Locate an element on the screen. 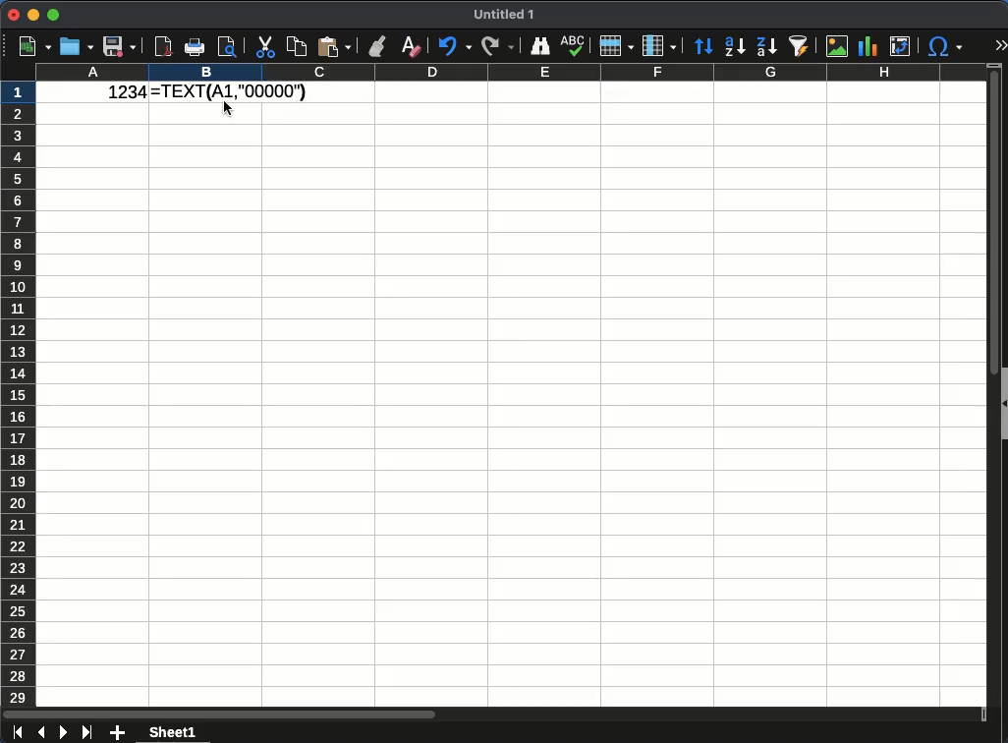 The image size is (1008, 743). spell check is located at coordinates (574, 46).